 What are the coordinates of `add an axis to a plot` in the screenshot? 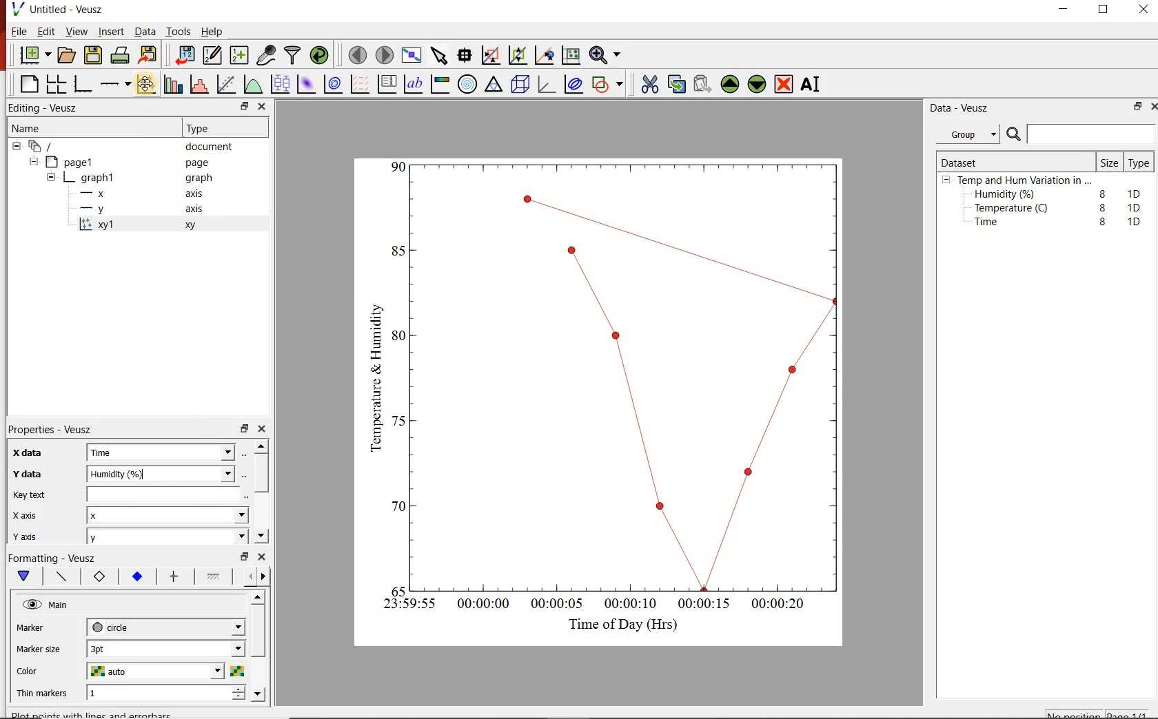 It's located at (116, 83).